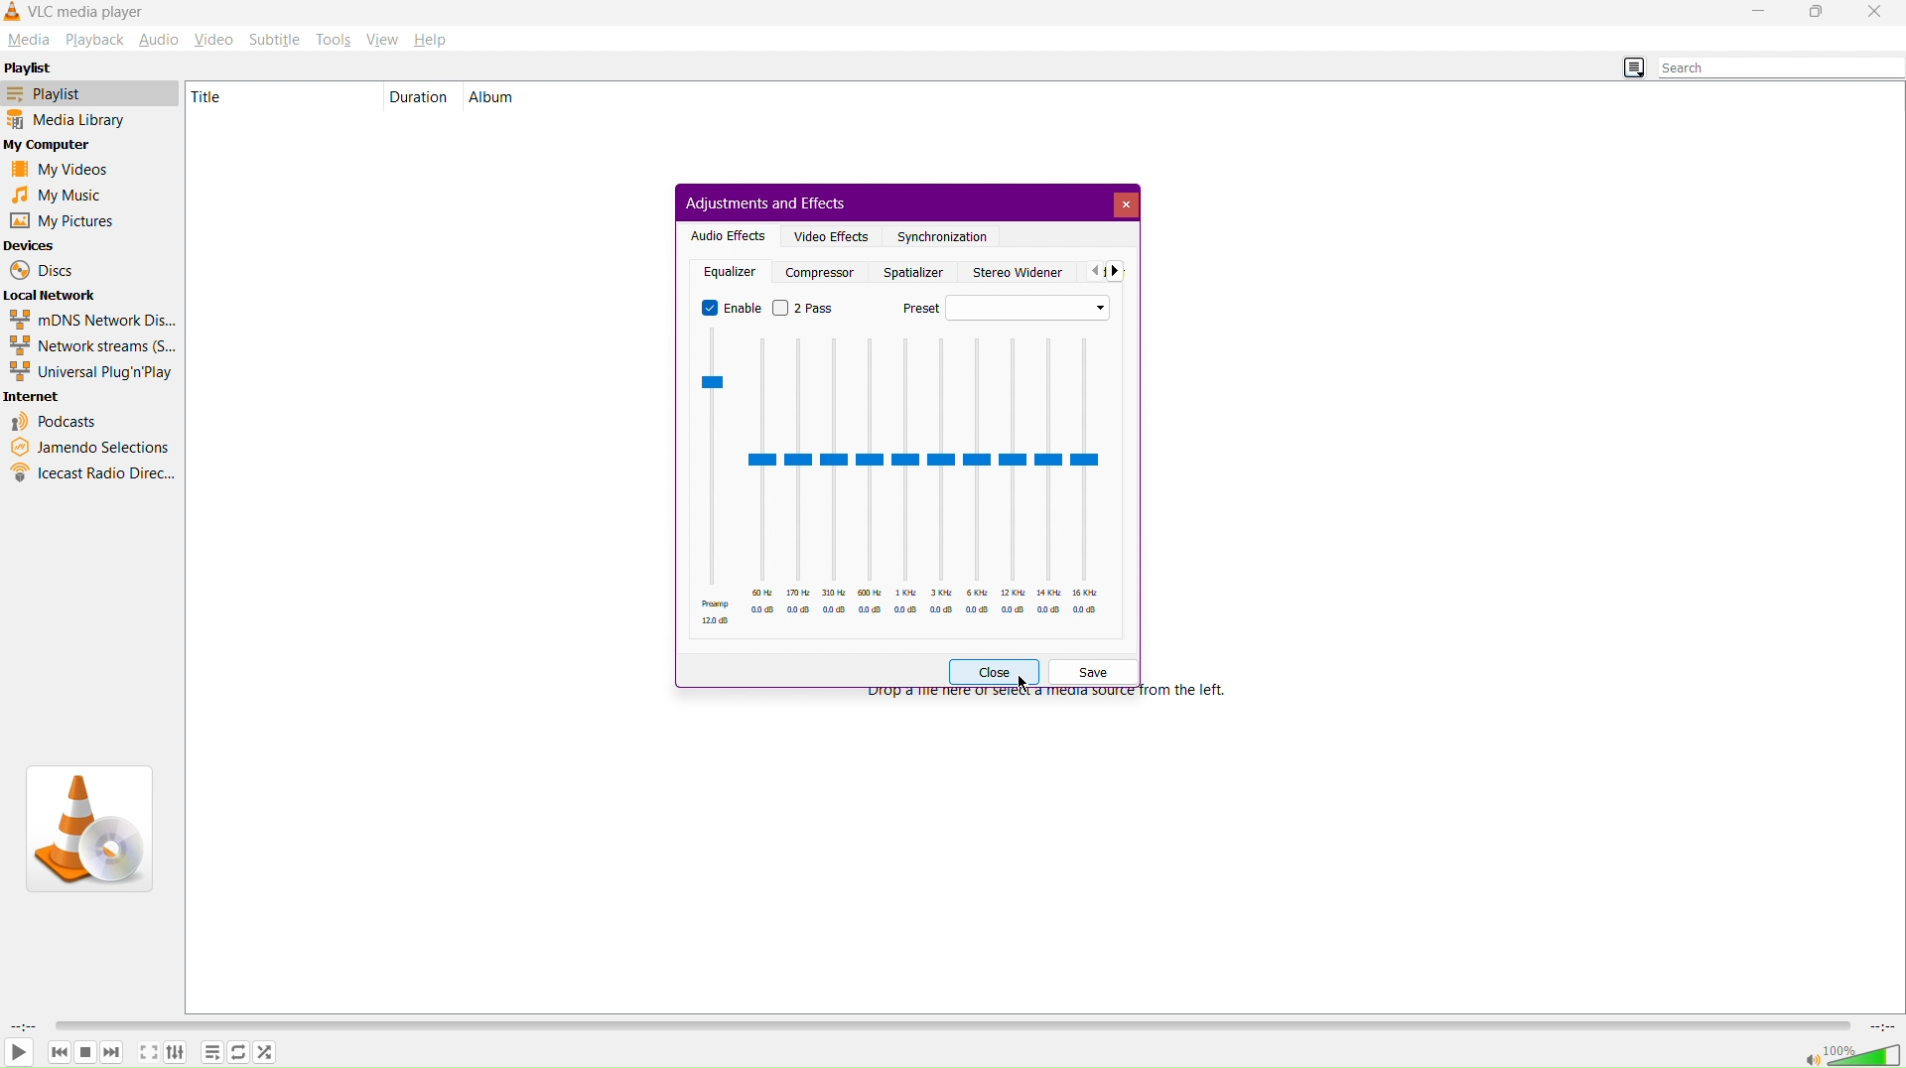 The height and width of the screenshot is (1068, 1906). What do you see at coordinates (149, 1051) in the screenshot?
I see `Maximize` at bounding box center [149, 1051].